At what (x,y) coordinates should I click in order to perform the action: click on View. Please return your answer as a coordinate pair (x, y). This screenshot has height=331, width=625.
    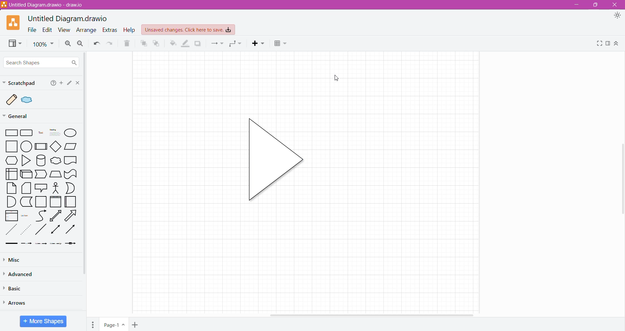
    Looking at the image, I should click on (64, 30).